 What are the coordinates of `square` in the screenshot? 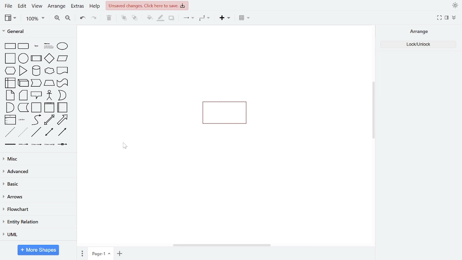 It's located at (10, 58).